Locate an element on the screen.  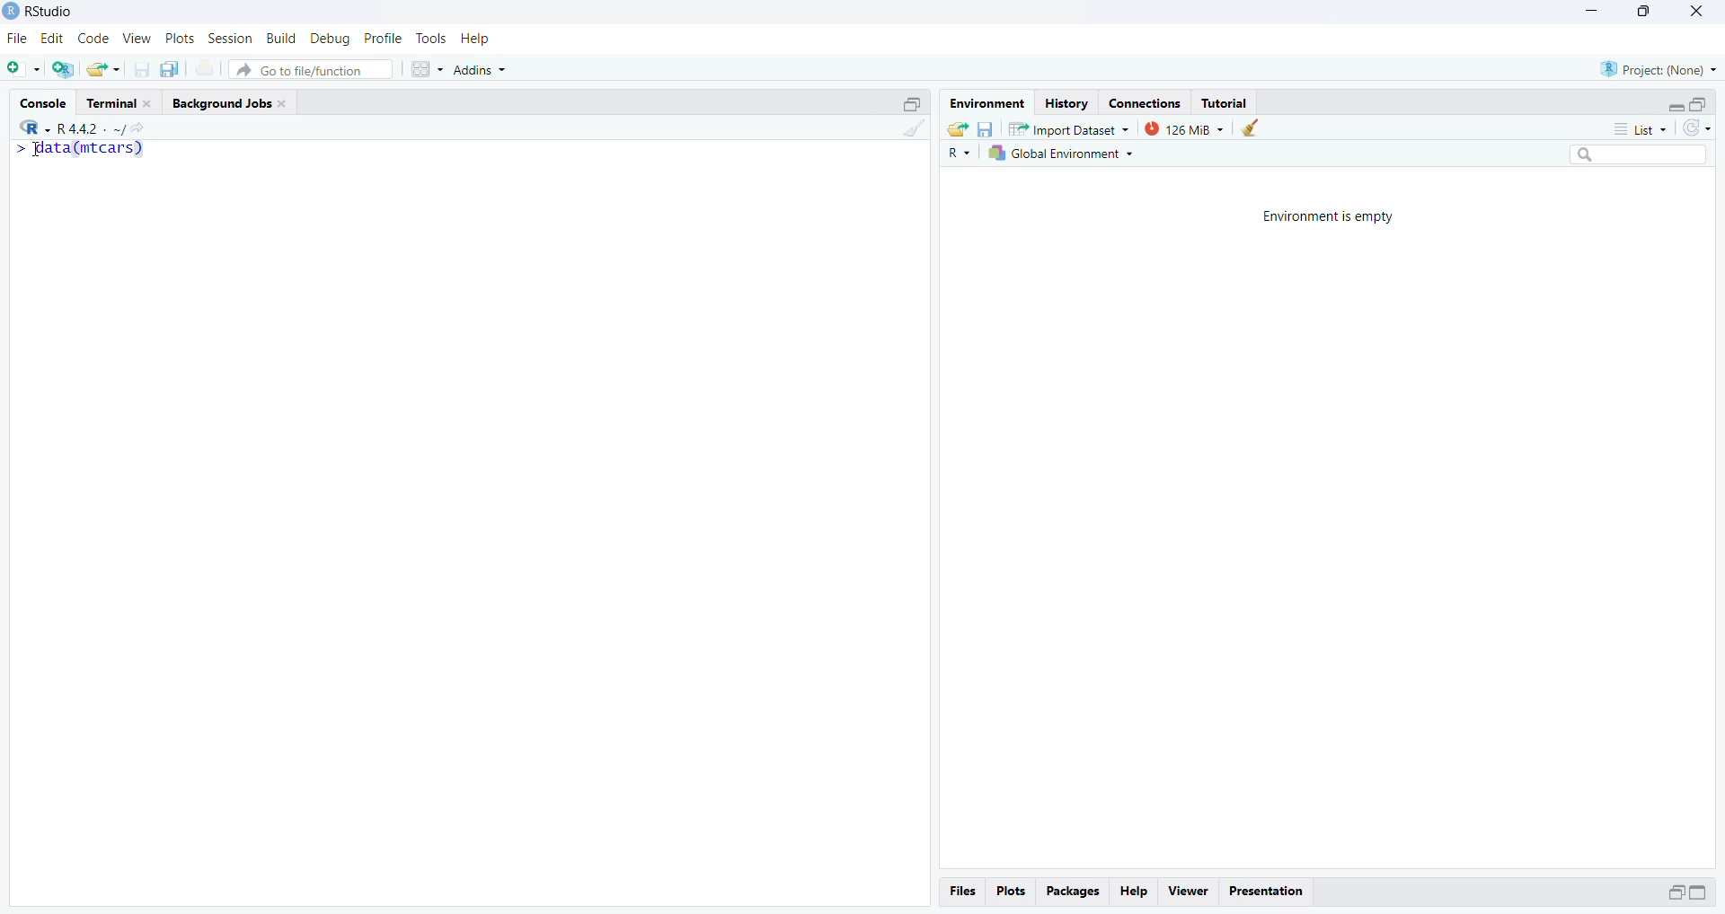
Terminal is located at coordinates (121, 101).